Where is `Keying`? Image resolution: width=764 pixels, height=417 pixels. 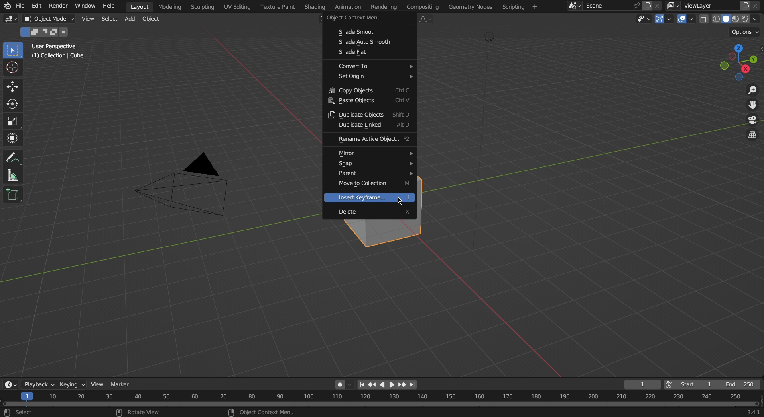
Keying is located at coordinates (73, 386).